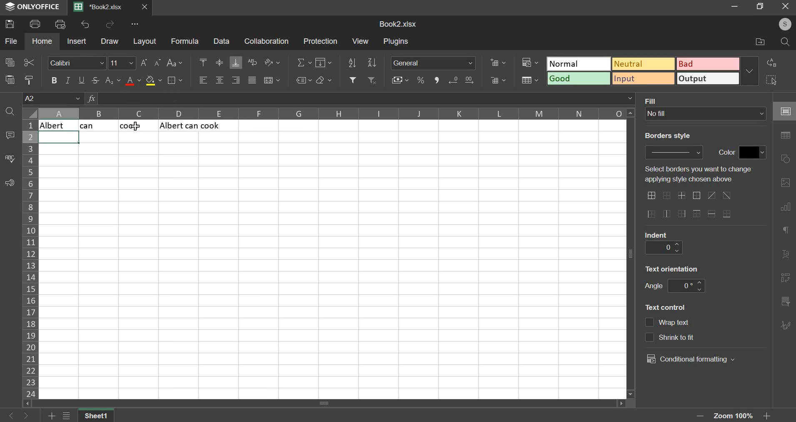 Image resolution: width=796 pixels, height=422 pixels. What do you see at coordinates (695, 175) in the screenshot?
I see `text` at bounding box center [695, 175].